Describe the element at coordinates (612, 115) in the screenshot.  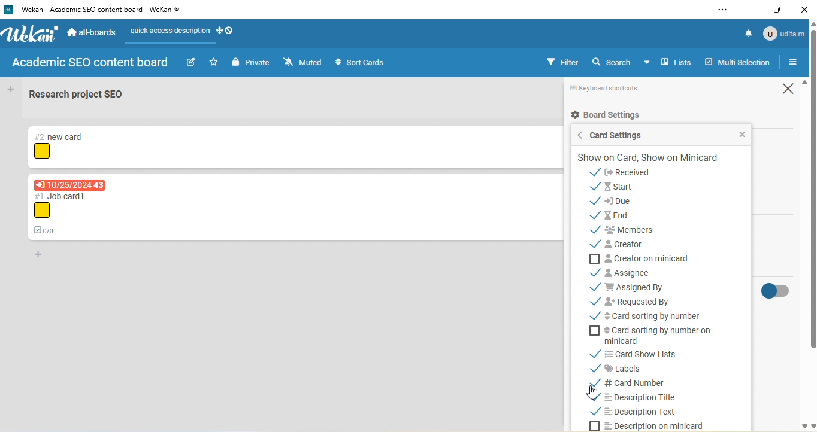
I see `board settings` at that location.